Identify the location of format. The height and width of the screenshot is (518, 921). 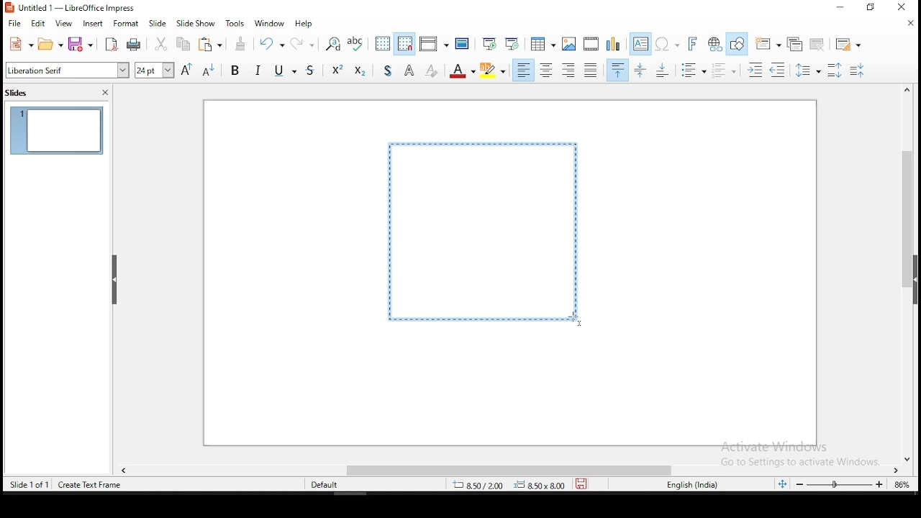
(126, 25).